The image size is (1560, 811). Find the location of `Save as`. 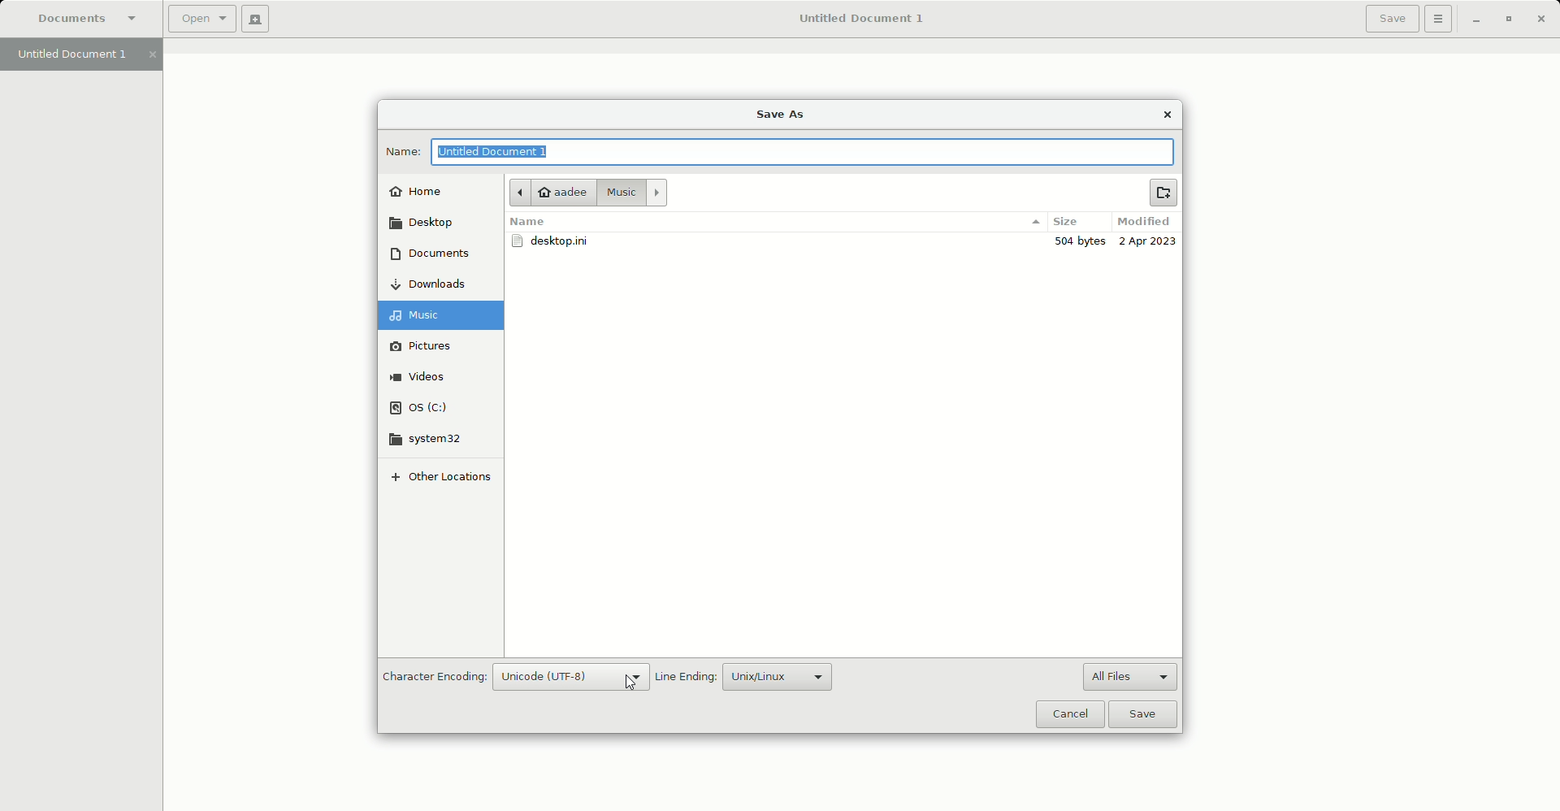

Save as is located at coordinates (786, 113).